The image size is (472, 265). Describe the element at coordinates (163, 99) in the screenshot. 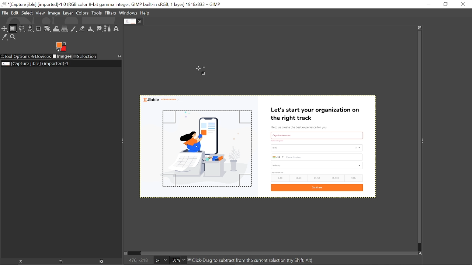

I see `Jibble` at that location.